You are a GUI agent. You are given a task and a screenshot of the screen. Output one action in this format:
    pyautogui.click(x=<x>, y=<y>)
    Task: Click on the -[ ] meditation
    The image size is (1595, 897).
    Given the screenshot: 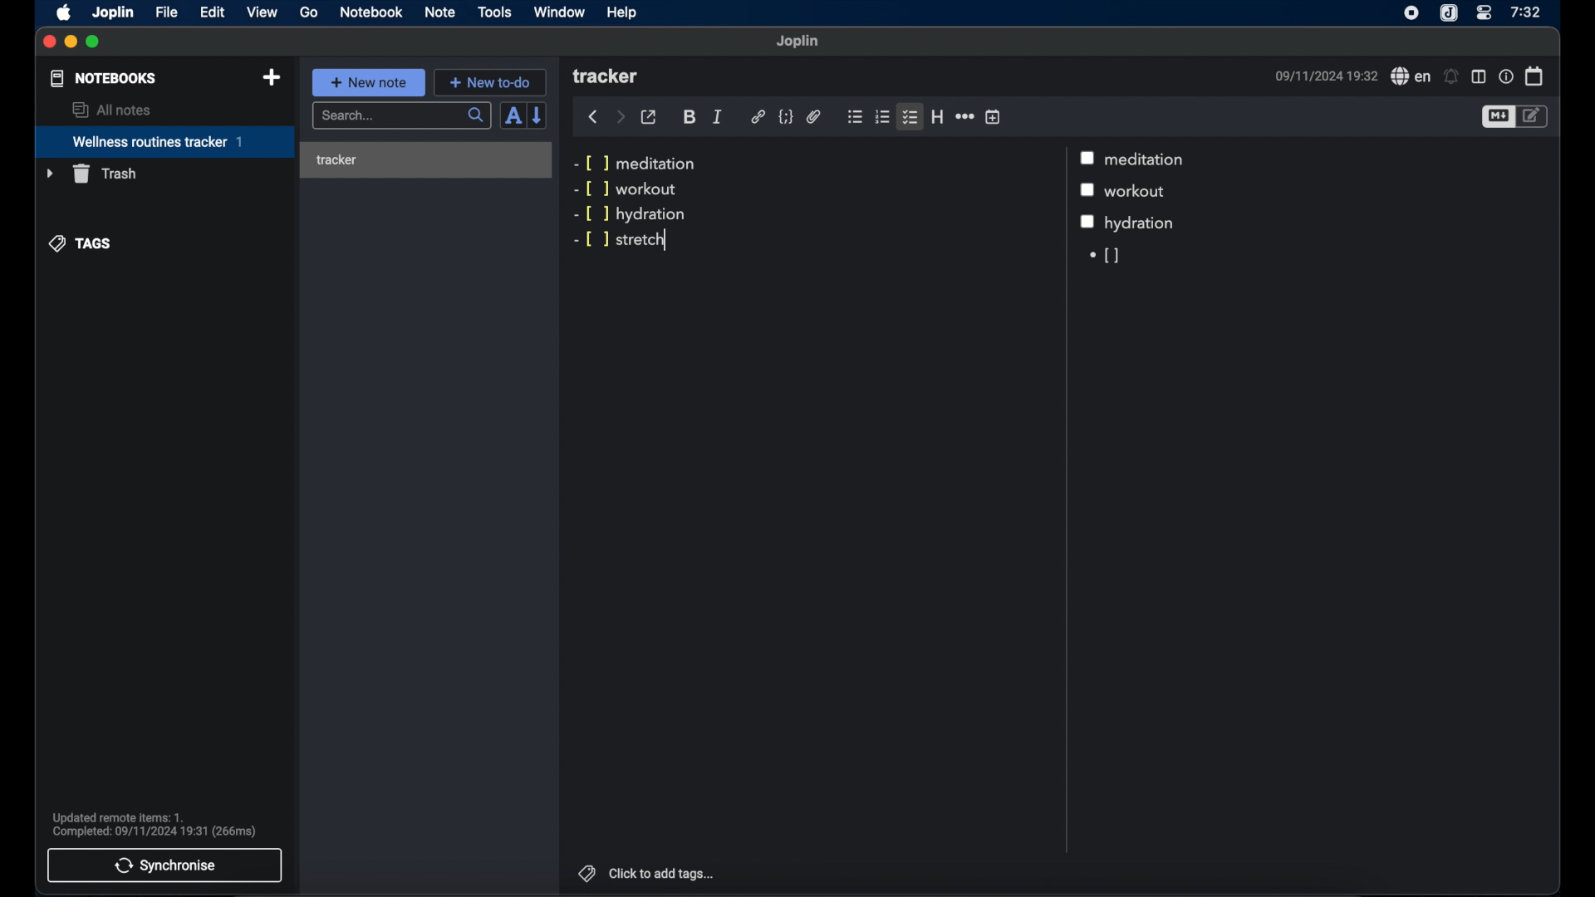 What is the action you would take?
    pyautogui.click(x=639, y=162)
    